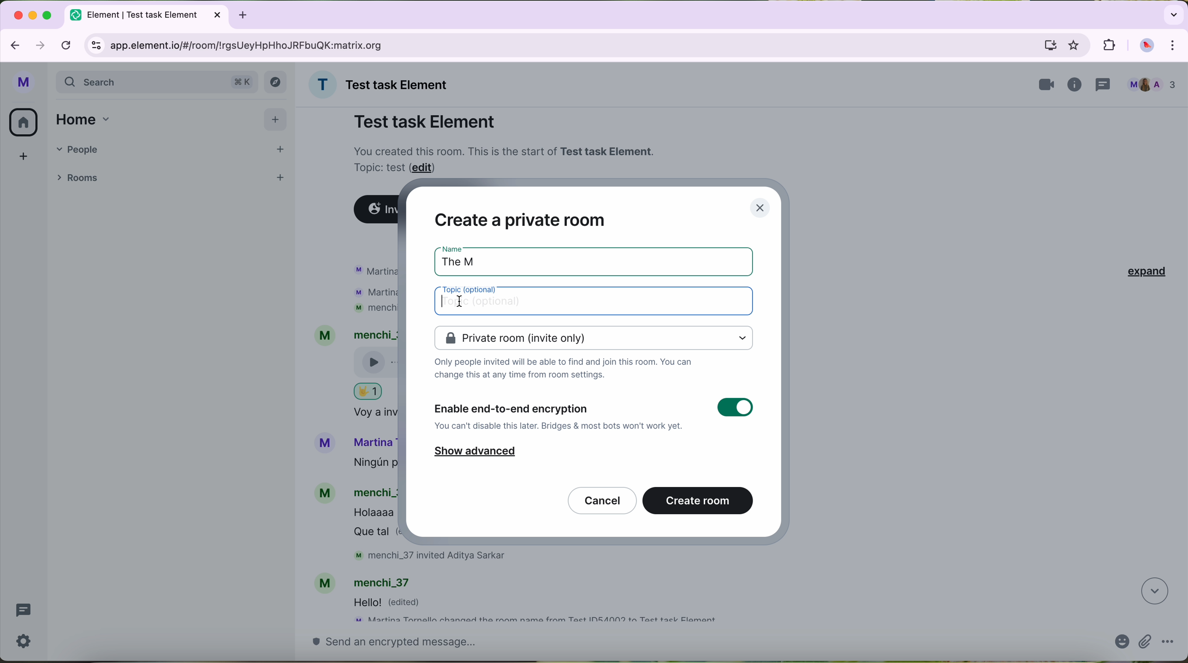 This screenshot has width=1188, height=663. I want to click on navigate down, so click(1153, 592).